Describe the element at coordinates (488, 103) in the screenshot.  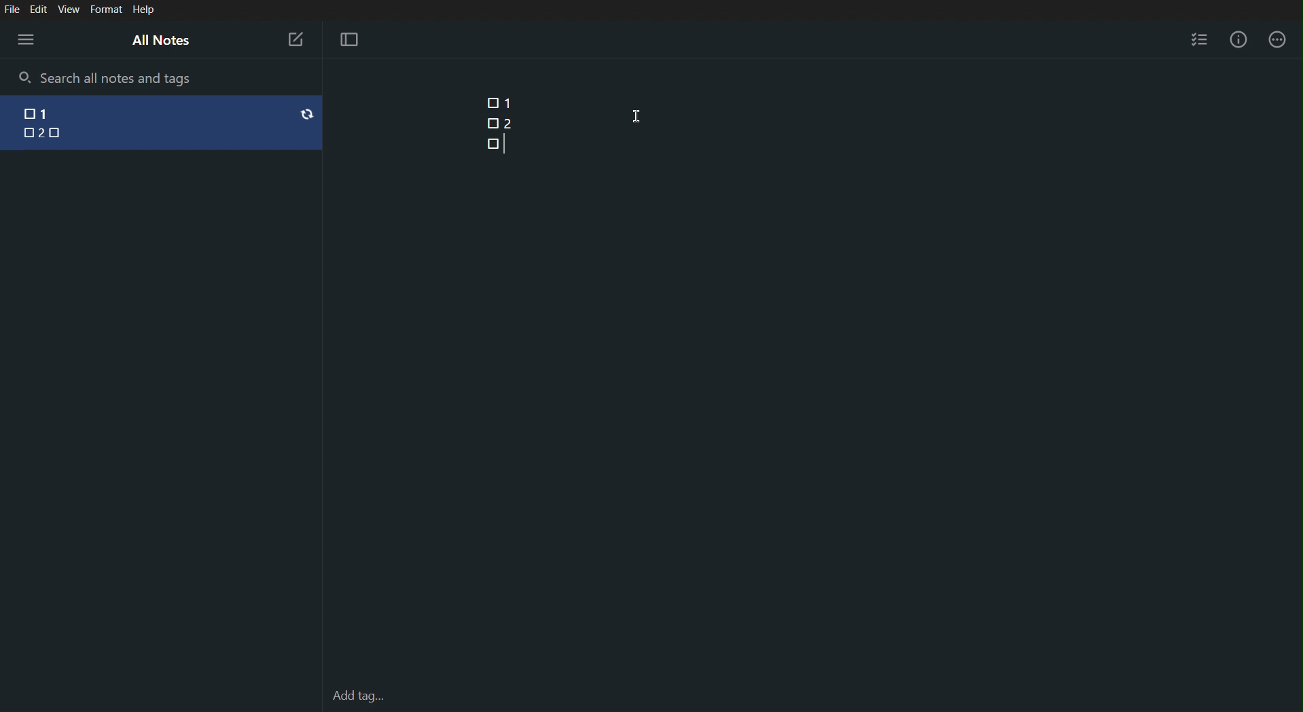
I see `Checkpoint` at that location.